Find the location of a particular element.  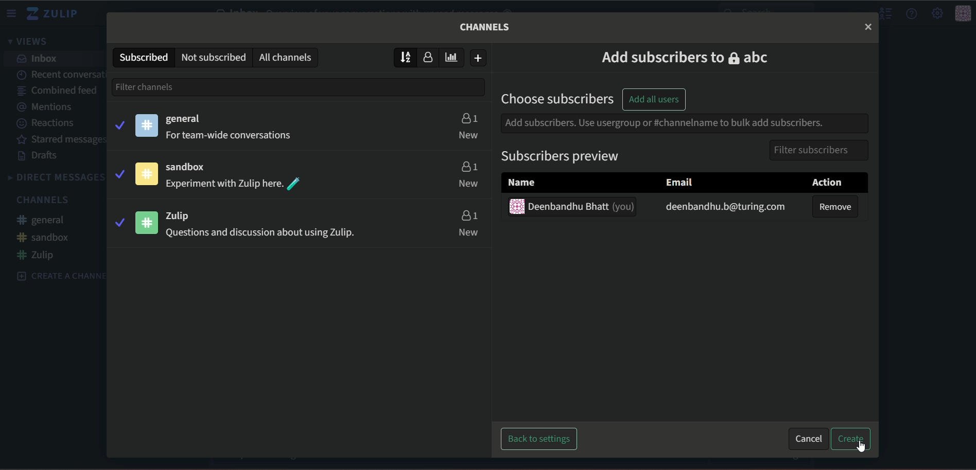

text is located at coordinates (486, 27).